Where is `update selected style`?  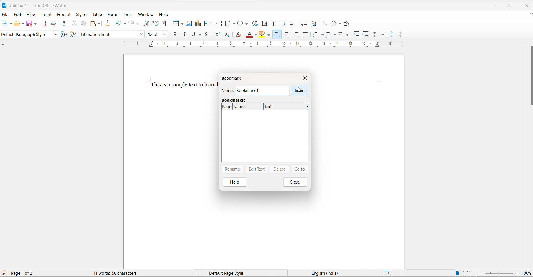
update selected style is located at coordinates (63, 34).